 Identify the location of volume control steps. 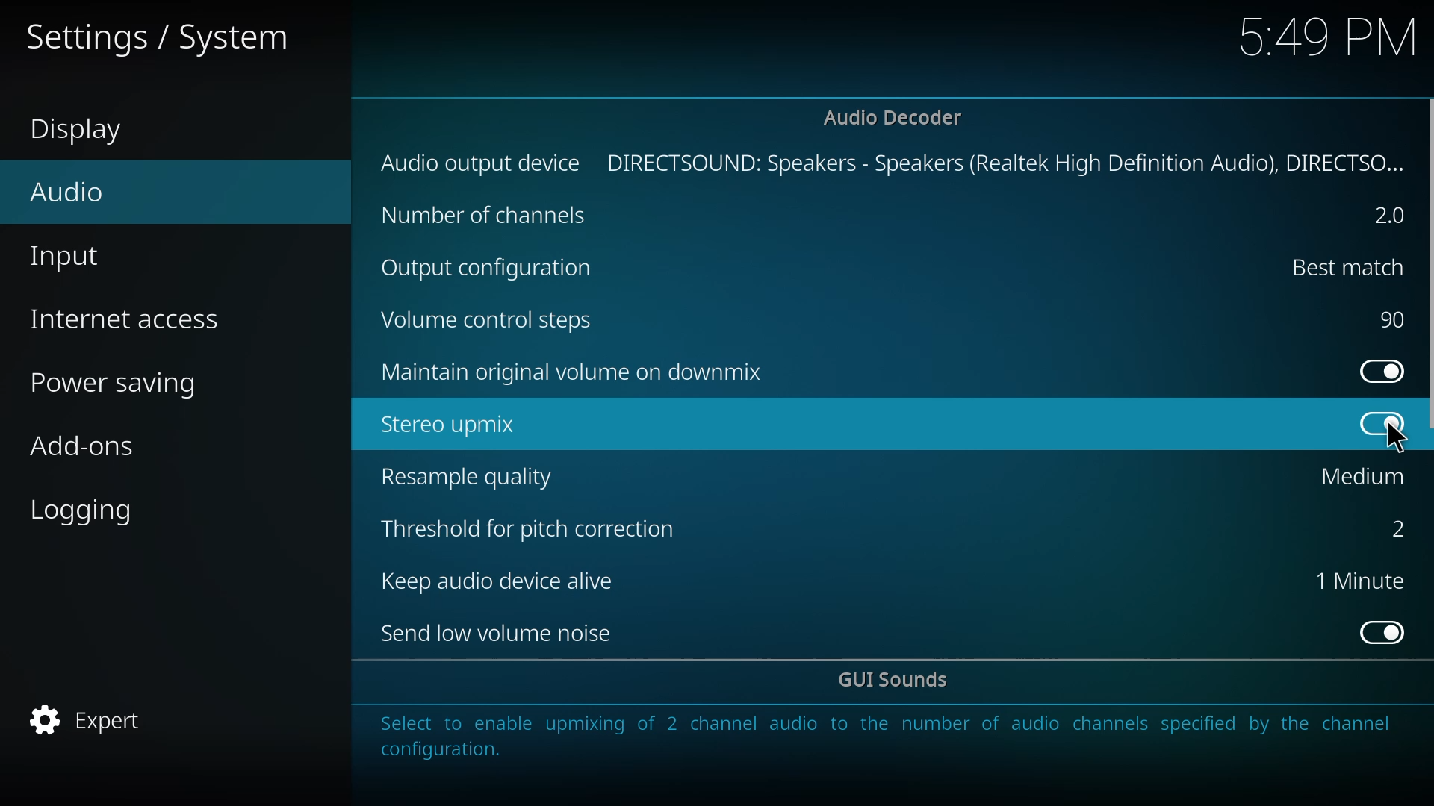
(491, 321).